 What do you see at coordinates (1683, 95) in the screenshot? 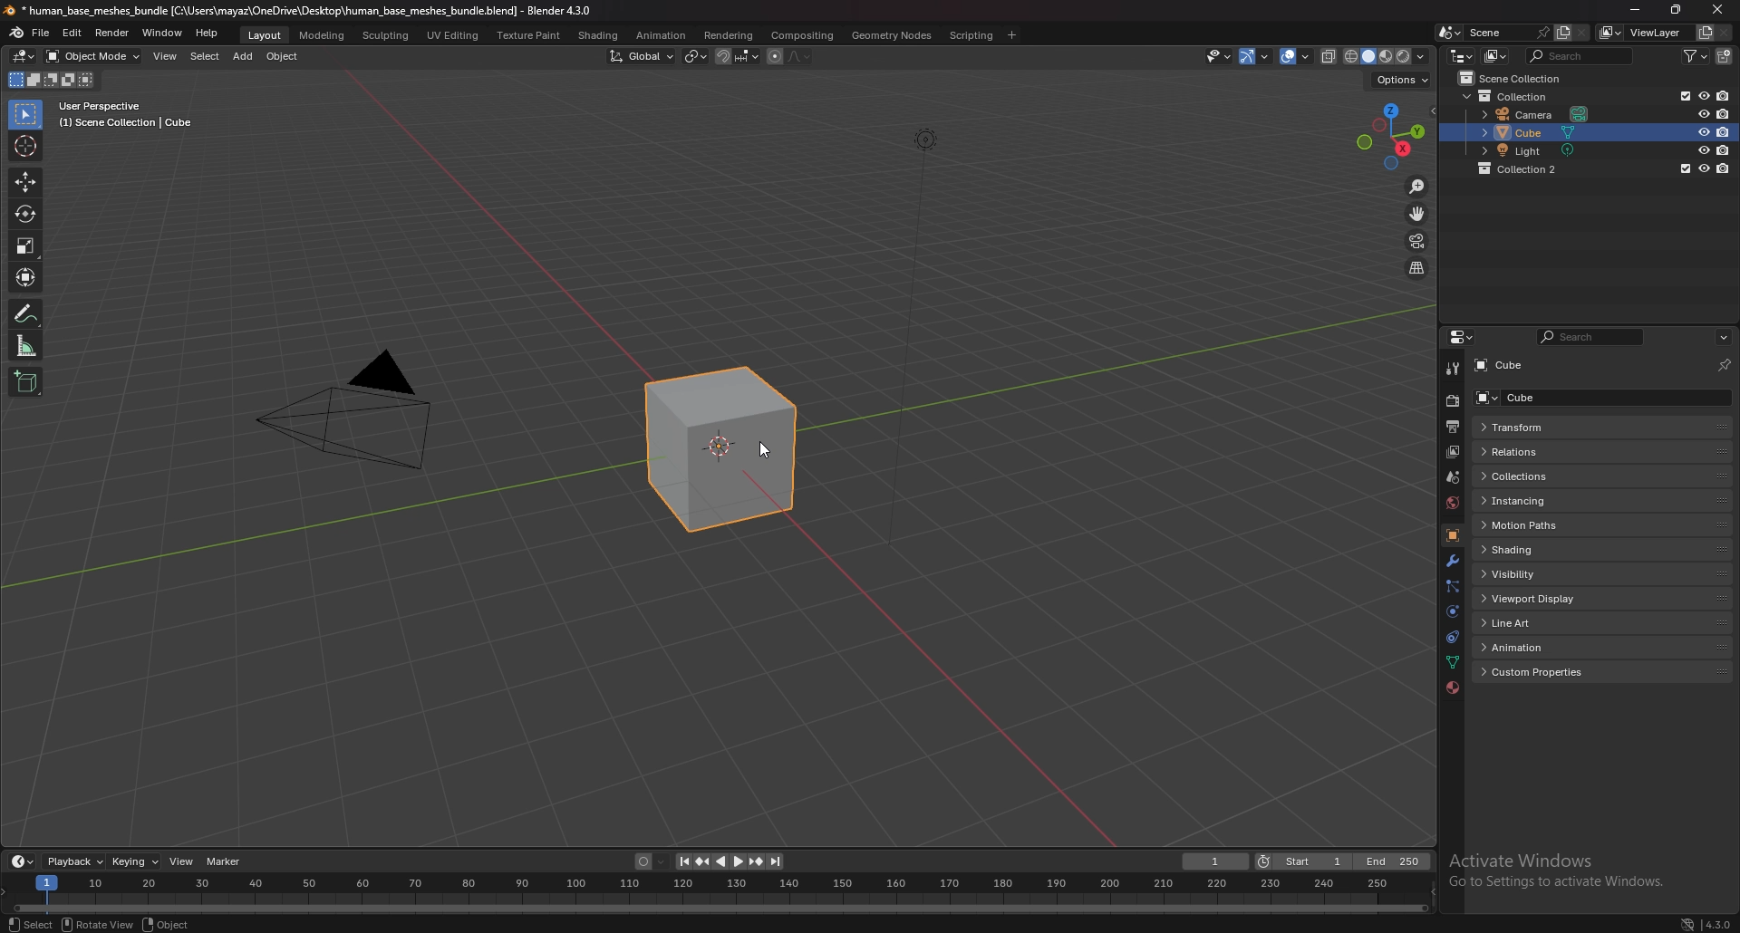
I see `exclude in viewport` at bounding box center [1683, 95].